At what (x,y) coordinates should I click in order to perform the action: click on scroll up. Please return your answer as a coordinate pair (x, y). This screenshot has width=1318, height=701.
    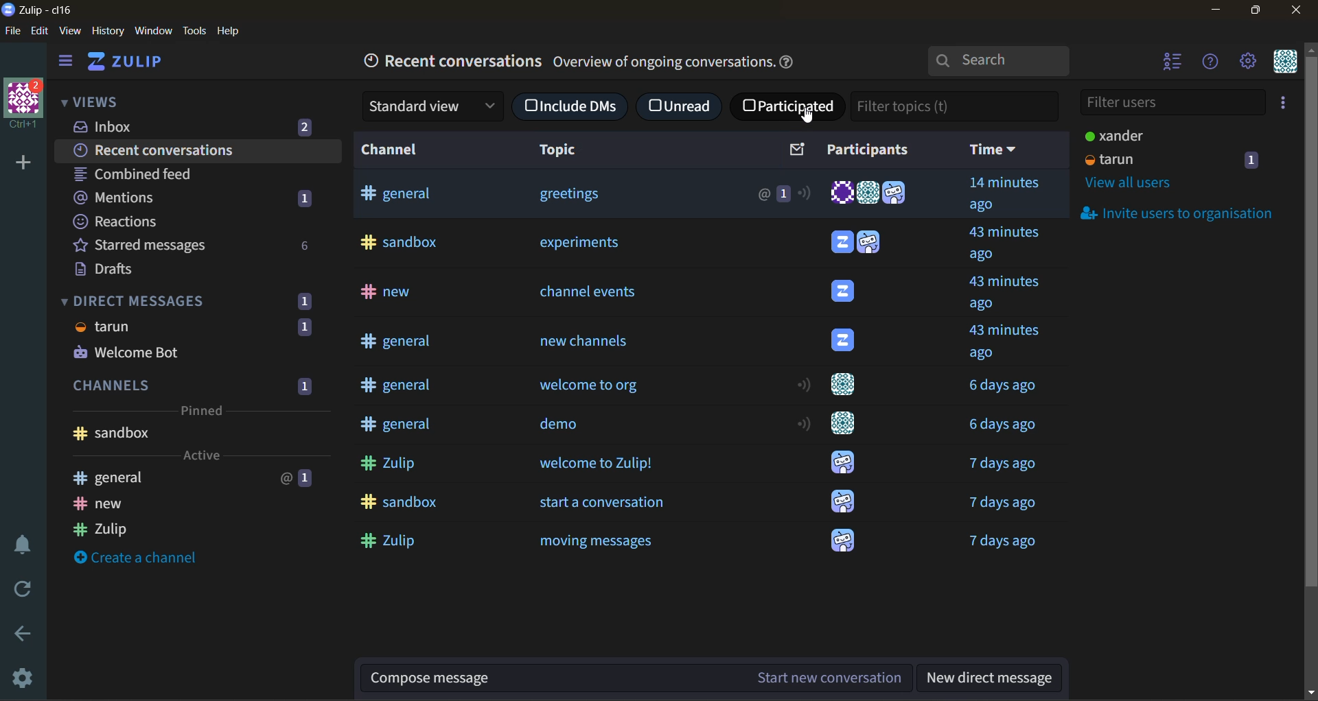
    Looking at the image, I should click on (1310, 49).